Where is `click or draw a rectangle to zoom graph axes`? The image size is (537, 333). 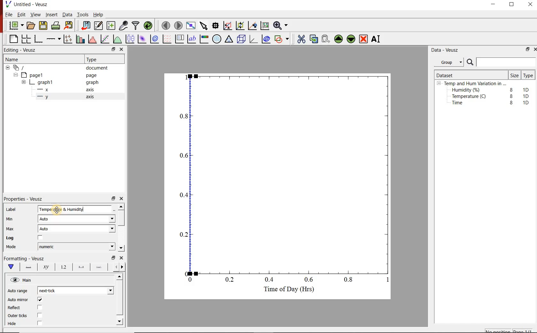
click or draw a rectangle to zoom graph axes is located at coordinates (229, 26).